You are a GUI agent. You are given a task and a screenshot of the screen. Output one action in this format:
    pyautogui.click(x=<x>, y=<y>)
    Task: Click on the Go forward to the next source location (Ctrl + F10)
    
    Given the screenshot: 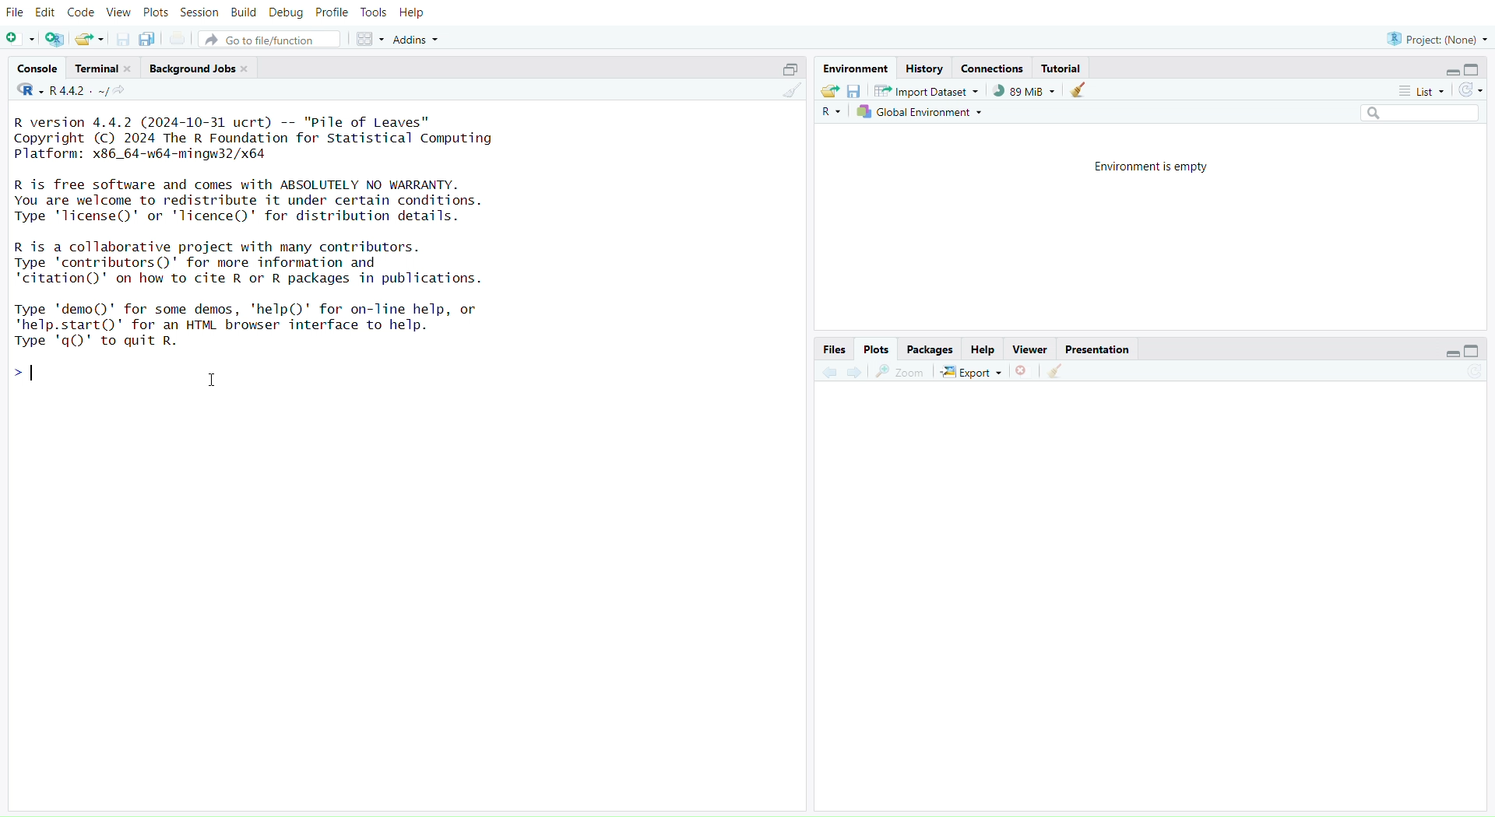 What is the action you would take?
    pyautogui.click(x=855, y=370)
    